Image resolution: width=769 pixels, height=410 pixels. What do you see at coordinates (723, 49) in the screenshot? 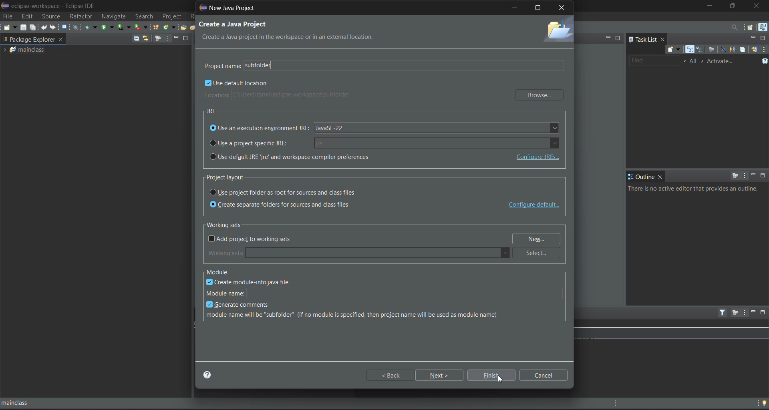
I see `hide completed tasks` at bounding box center [723, 49].